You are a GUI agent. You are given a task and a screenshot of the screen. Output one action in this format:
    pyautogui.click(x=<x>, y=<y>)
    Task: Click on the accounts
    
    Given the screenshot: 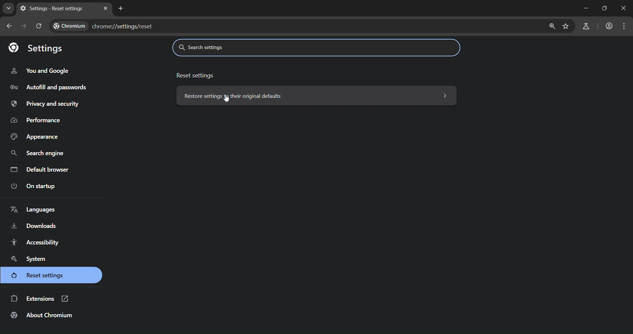 What is the action you would take?
    pyautogui.click(x=609, y=25)
    